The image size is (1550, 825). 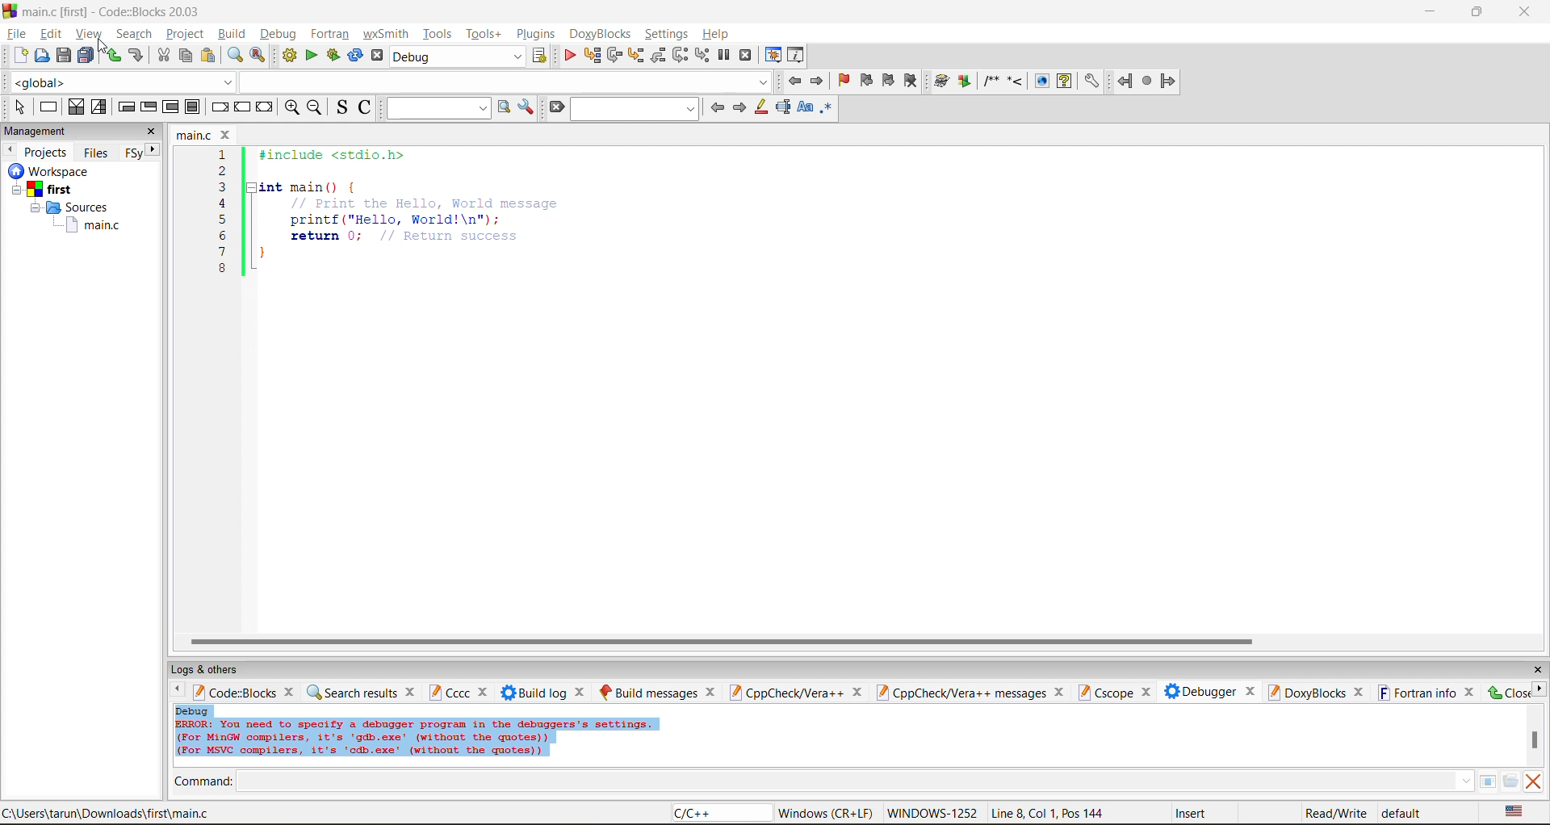 I want to click on ‘main.c [first] - Code::Blocks 20.03, so click(x=106, y=12).